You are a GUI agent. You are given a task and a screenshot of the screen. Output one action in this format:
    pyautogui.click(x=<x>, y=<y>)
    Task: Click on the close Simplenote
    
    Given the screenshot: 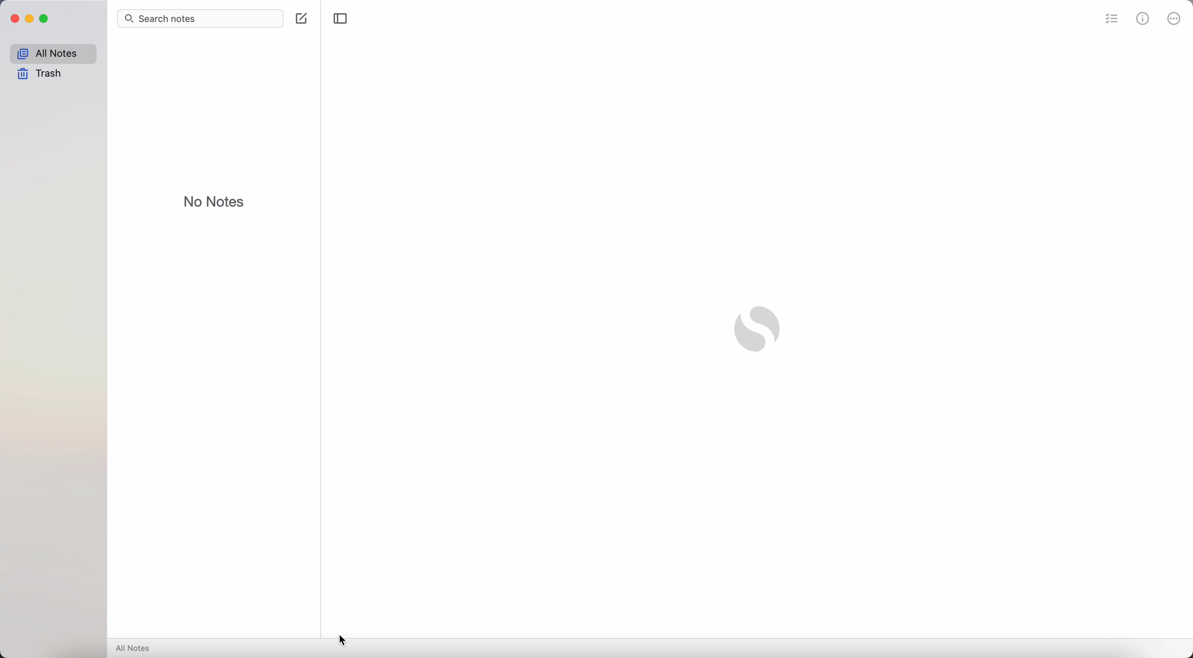 What is the action you would take?
    pyautogui.click(x=13, y=18)
    